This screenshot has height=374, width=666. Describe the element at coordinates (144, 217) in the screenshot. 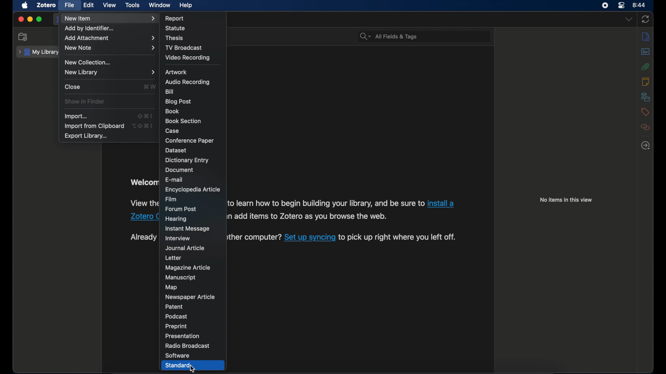

I see `Zotero connector link` at that location.